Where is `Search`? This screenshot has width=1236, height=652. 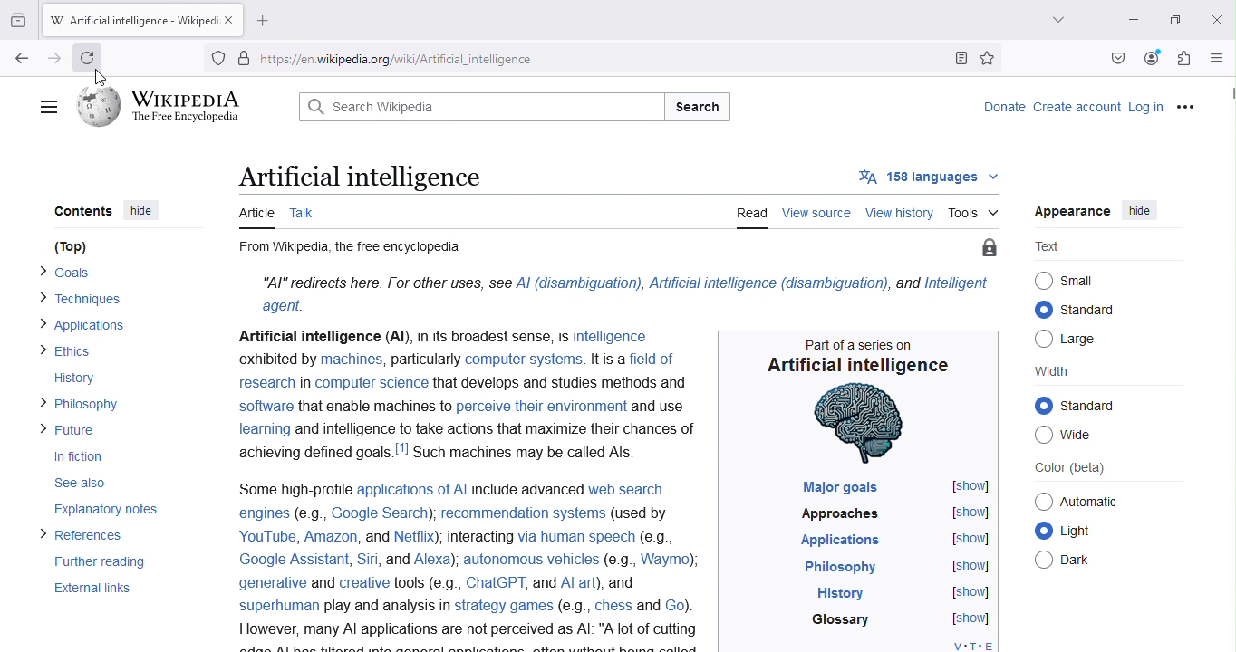
Search is located at coordinates (700, 107).